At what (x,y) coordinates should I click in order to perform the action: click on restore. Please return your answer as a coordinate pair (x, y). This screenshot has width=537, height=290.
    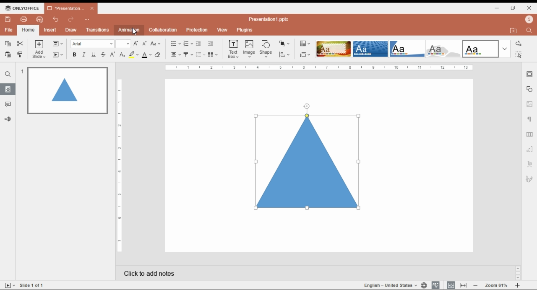
    Looking at the image, I should click on (514, 8).